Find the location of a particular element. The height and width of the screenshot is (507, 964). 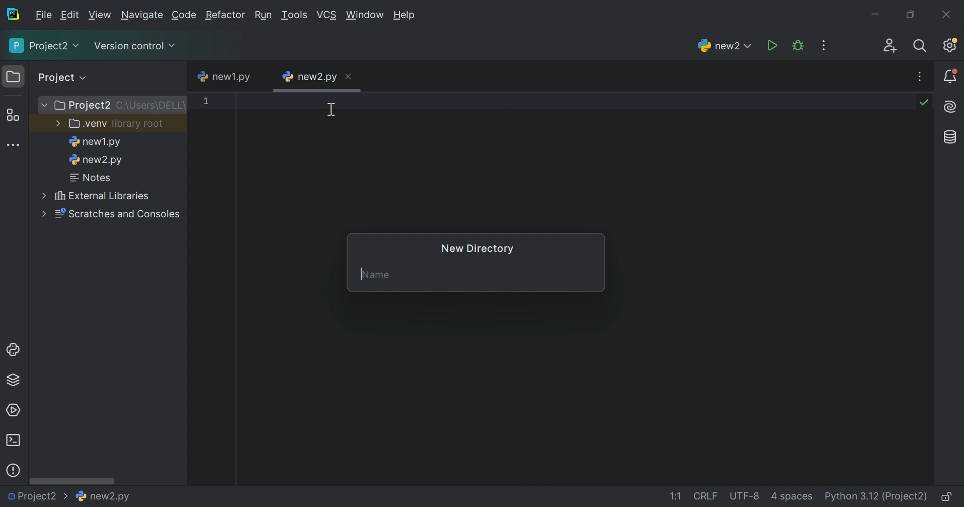

Version control is located at coordinates (134, 45).